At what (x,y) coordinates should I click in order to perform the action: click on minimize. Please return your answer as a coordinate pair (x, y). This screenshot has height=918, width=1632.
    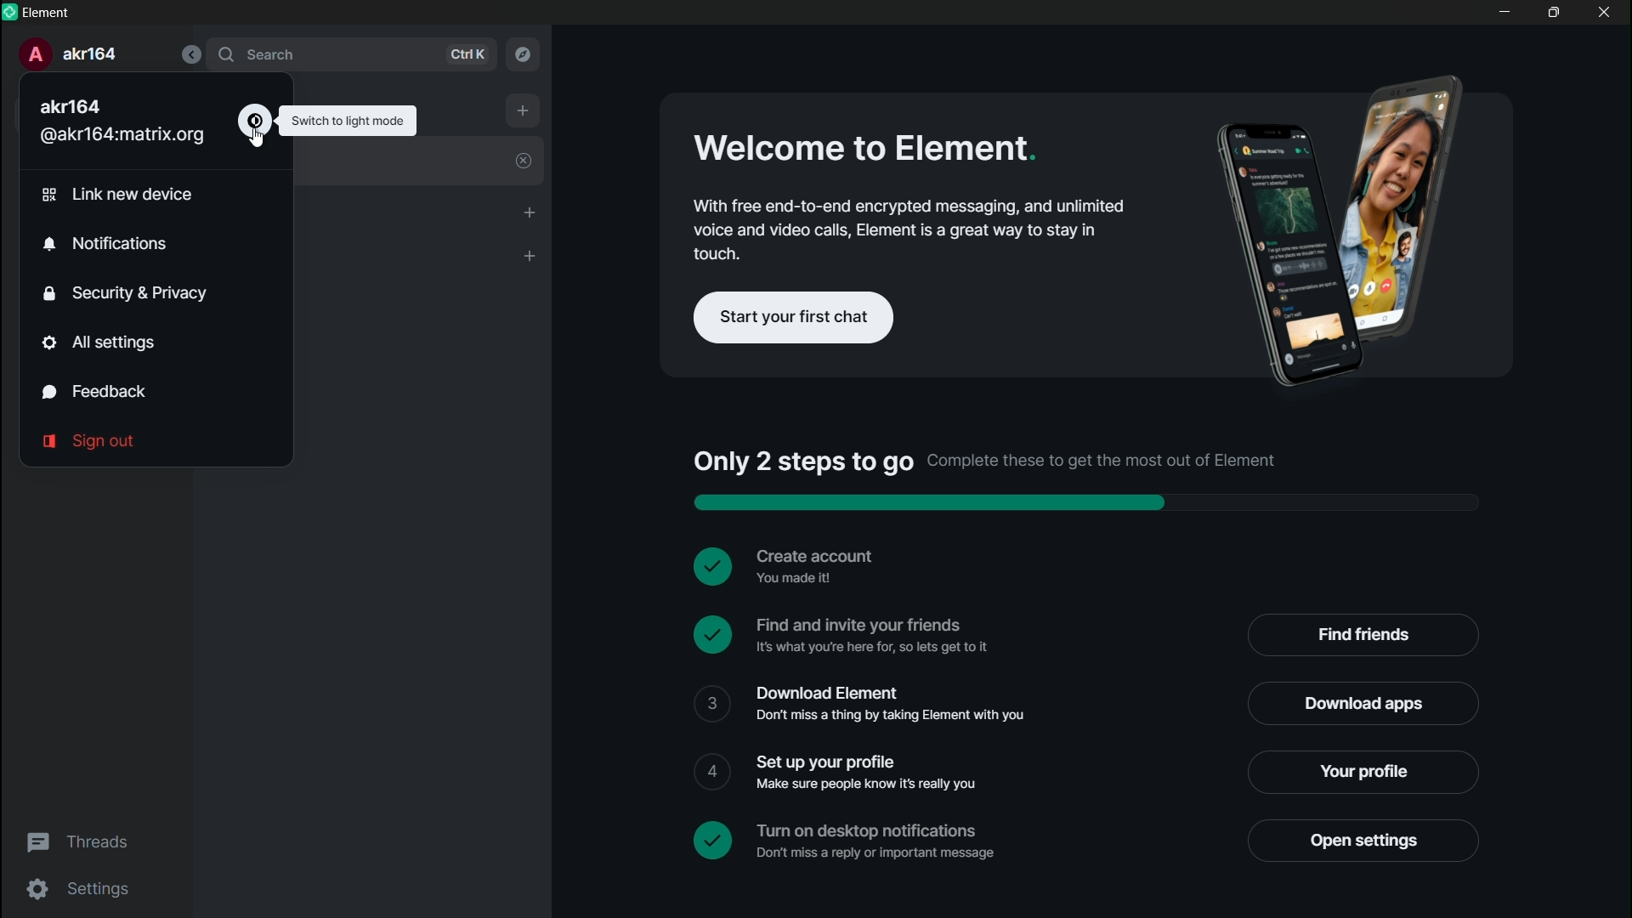
    Looking at the image, I should click on (1502, 13).